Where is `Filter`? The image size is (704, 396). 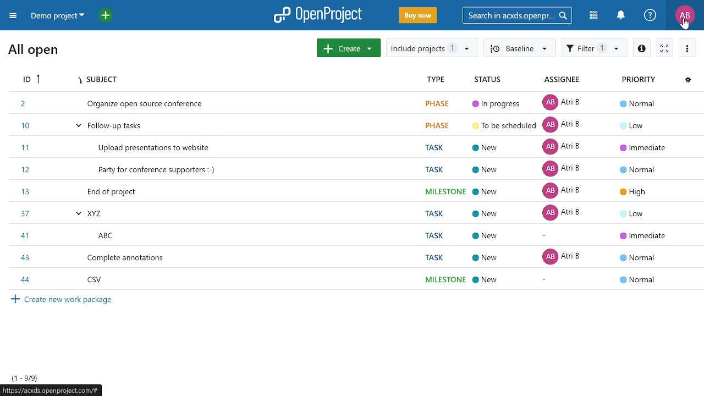 Filter is located at coordinates (594, 48).